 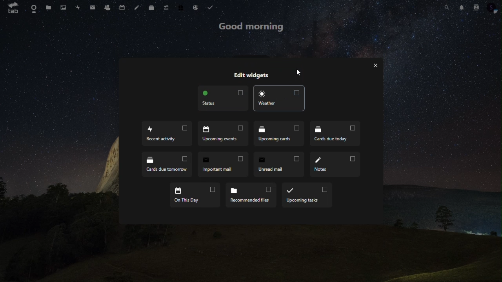 I want to click on files, so click(x=48, y=8).